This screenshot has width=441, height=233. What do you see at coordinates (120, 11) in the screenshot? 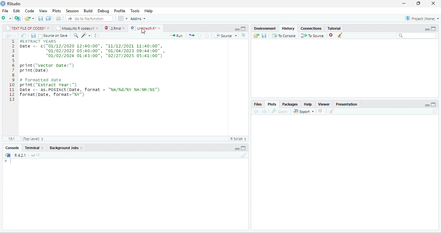
I see `Profile` at bounding box center [120, 11].